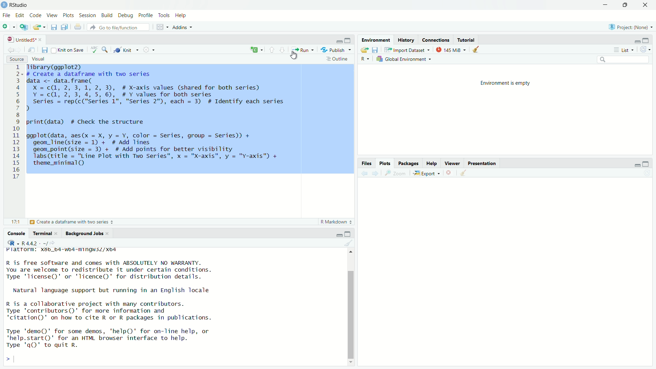 The height and width of the screenshot is (369, 656). What do you see at coordinates (190, 118) in the screenshot?
I see `Tibrary(ggplot2)
# Create a dataframe with two series
data <- data.frame(
X =c(@, 2, 3,1, 2, 3), # X-axis values (shared for both series)
Y =c(@, 2, 3, 4,5, 6), #Y values for both series
series = rep(c("series 1", "Series 2"), each = 3) # Identify each series
1
print(data) # Check the structure
ggplot(data, aes(x = X, y = Y, color = Series, group = Series)) +
geom_line(size = 1) + # Add lines
geom_point(size = 3) + # Add points for better visibility
Tabs (title = "Line Plot with Two Series", x = "X-axis", y = "Y-axis") +
theme_minimal()` at bounding box center [190, 118].